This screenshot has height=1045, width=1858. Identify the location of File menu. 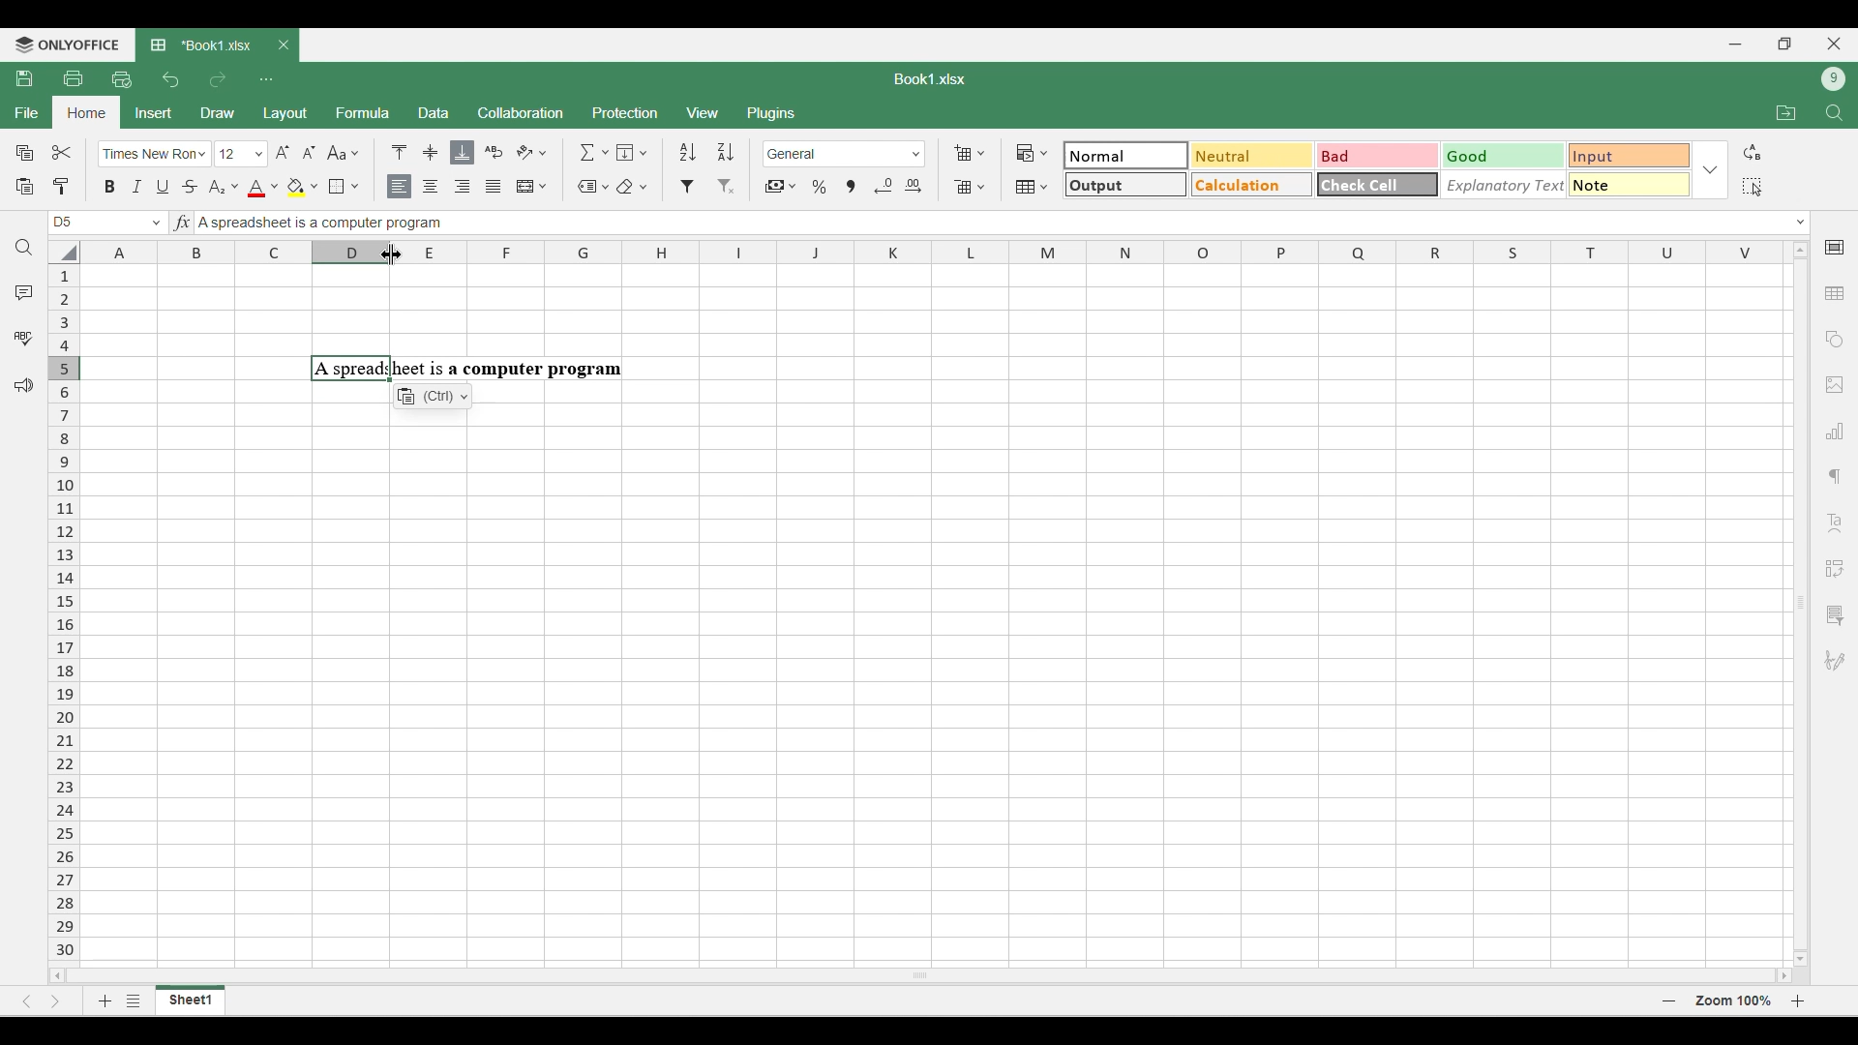
(26, 112).